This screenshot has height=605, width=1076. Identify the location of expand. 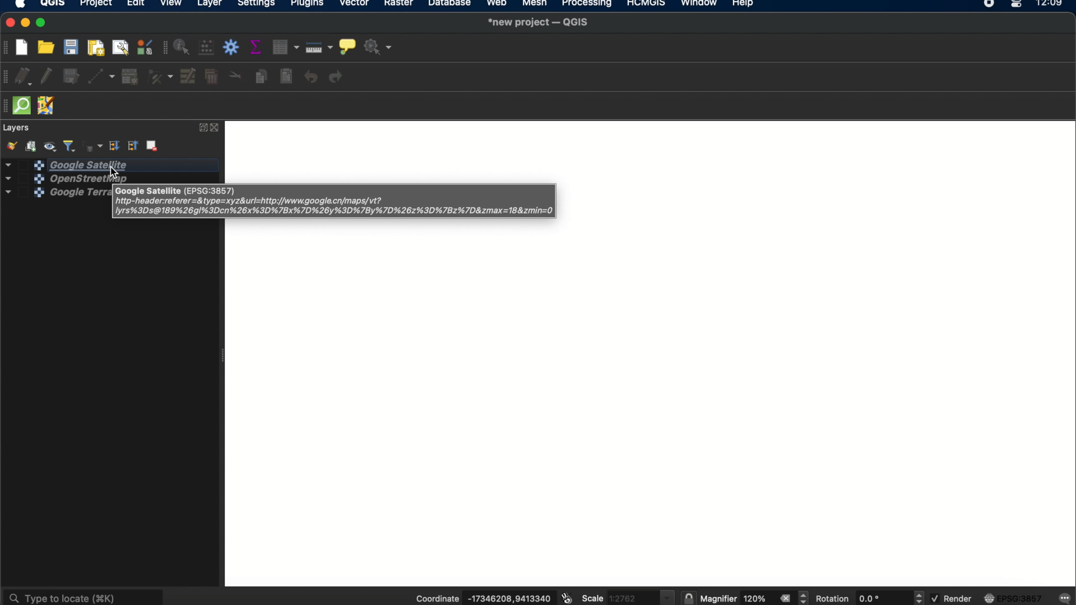
(201, 128).